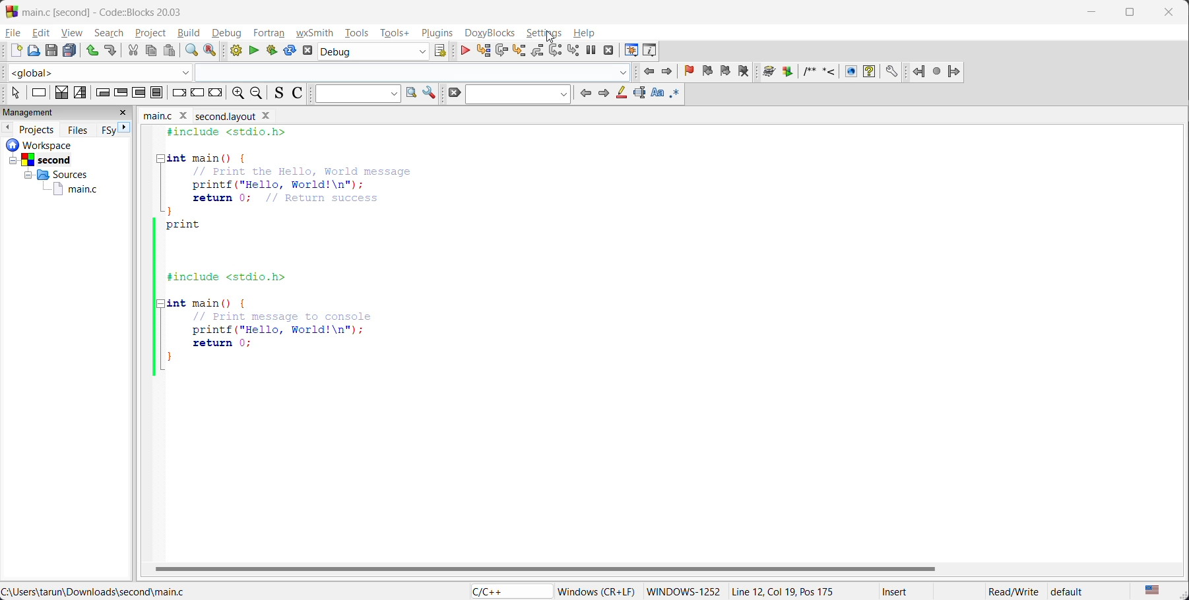 Image resolution: width=1189 pixels, height=600 pixels. Describe the element at coordinates (125, 113) in the screenshot. I see `close` at that location.